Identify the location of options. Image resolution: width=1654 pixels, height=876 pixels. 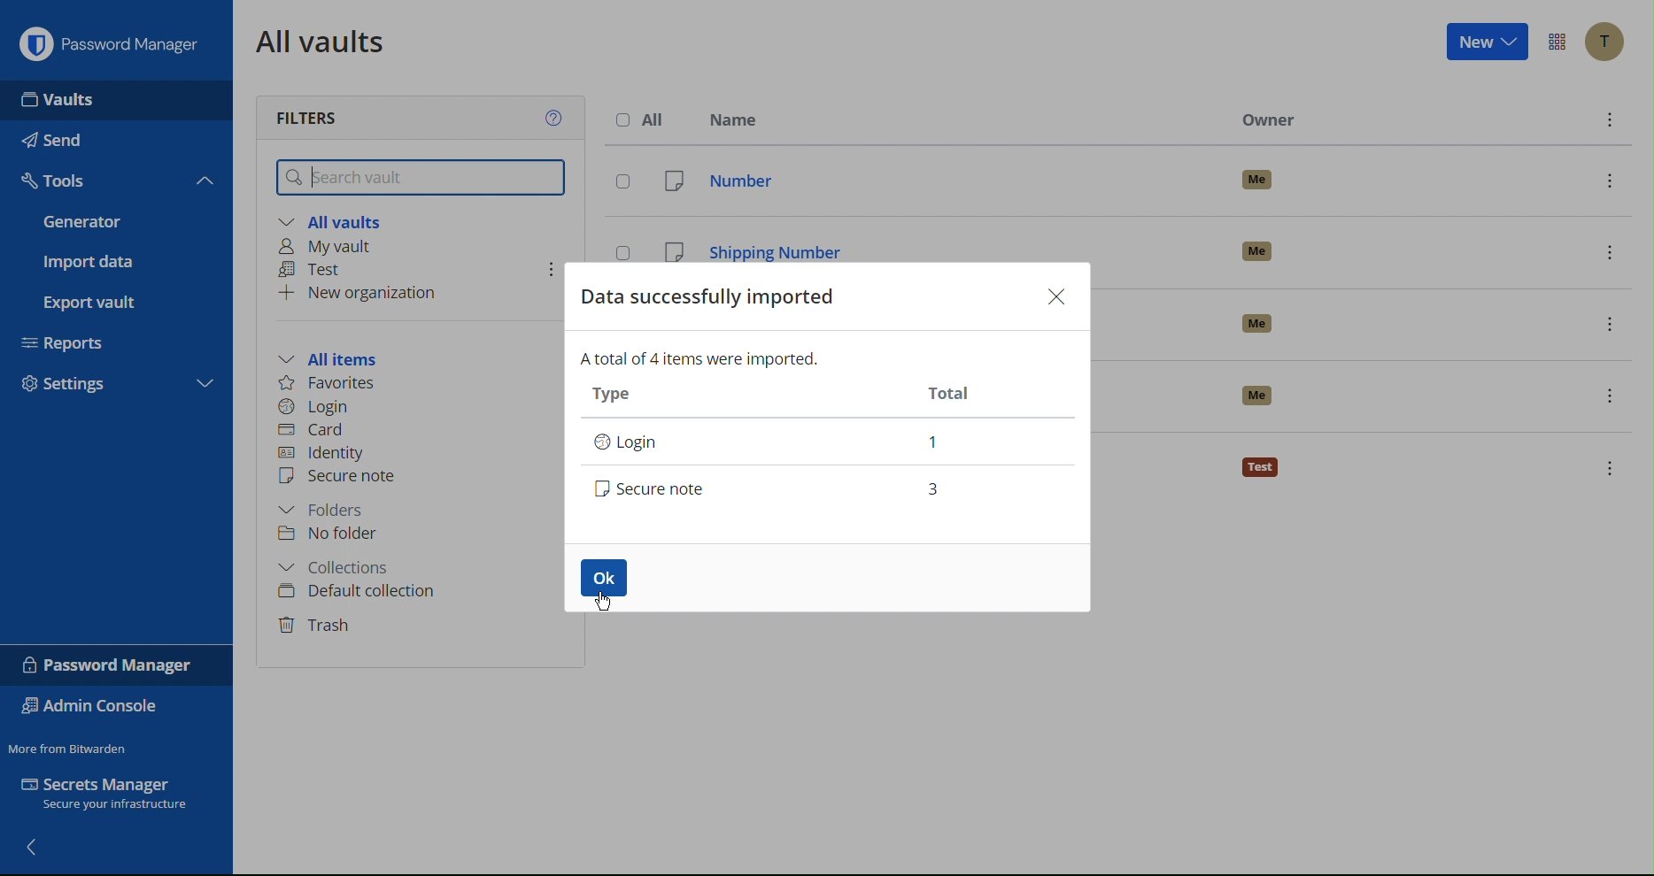
(1612, 119).